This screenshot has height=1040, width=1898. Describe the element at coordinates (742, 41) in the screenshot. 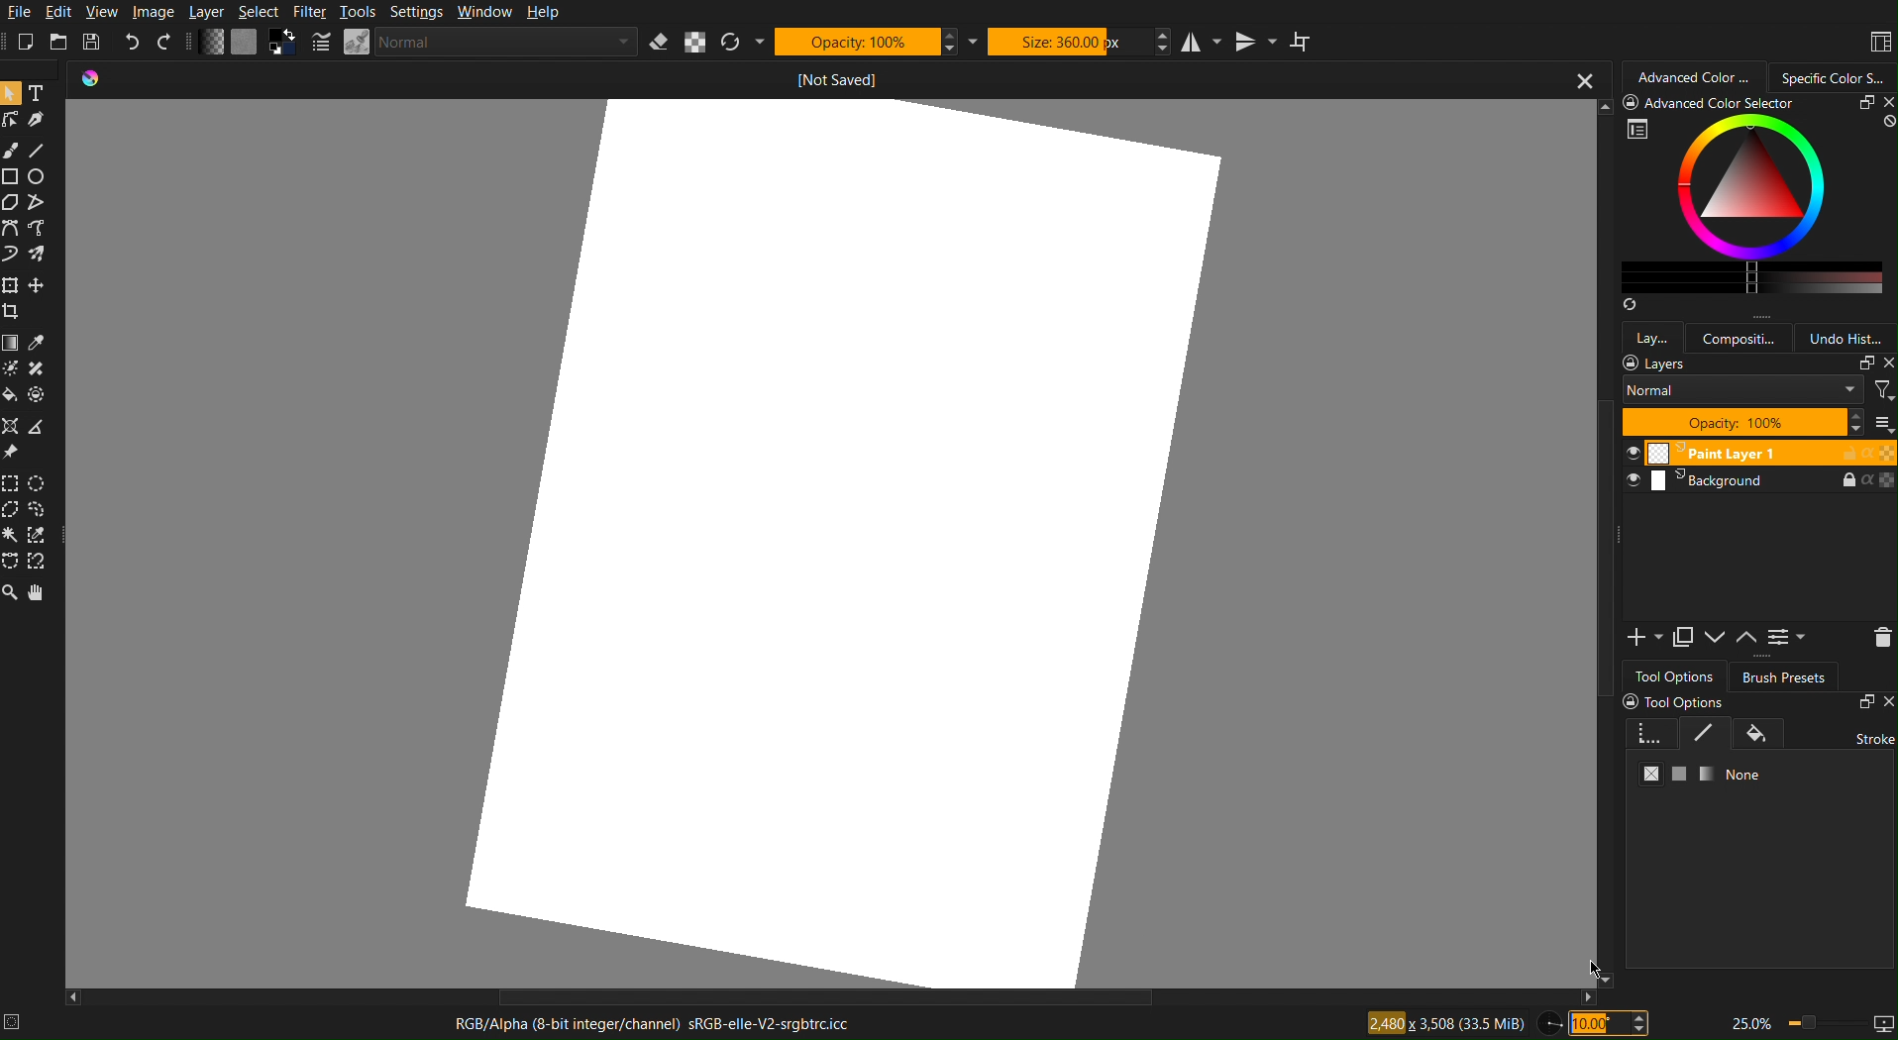

I see `Refresh` at that location.